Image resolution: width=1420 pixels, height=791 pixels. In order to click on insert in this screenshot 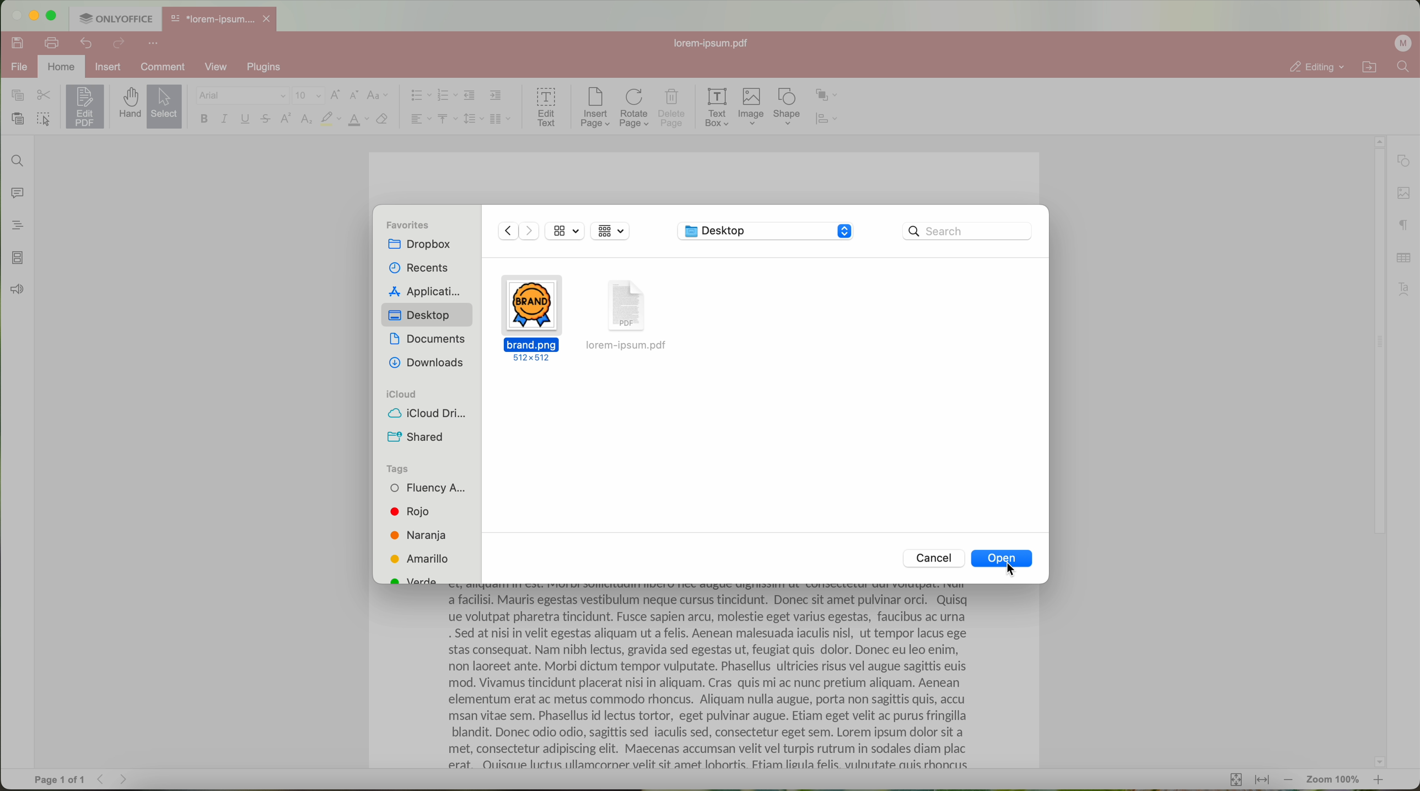, I will do `click(107, 66)`.